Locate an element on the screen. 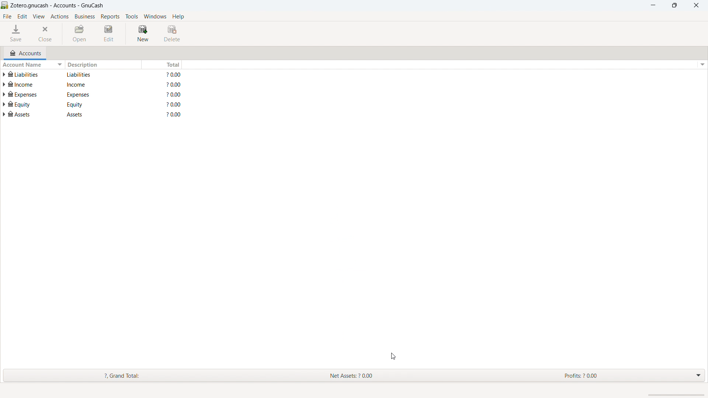  reports is located at coordinates (110, 17).